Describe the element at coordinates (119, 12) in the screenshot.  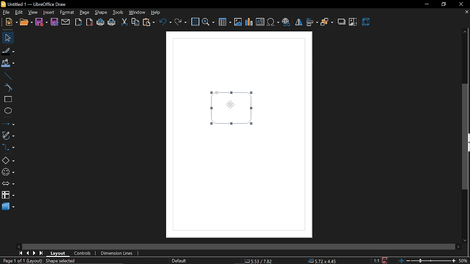
I see `tools` at that location.